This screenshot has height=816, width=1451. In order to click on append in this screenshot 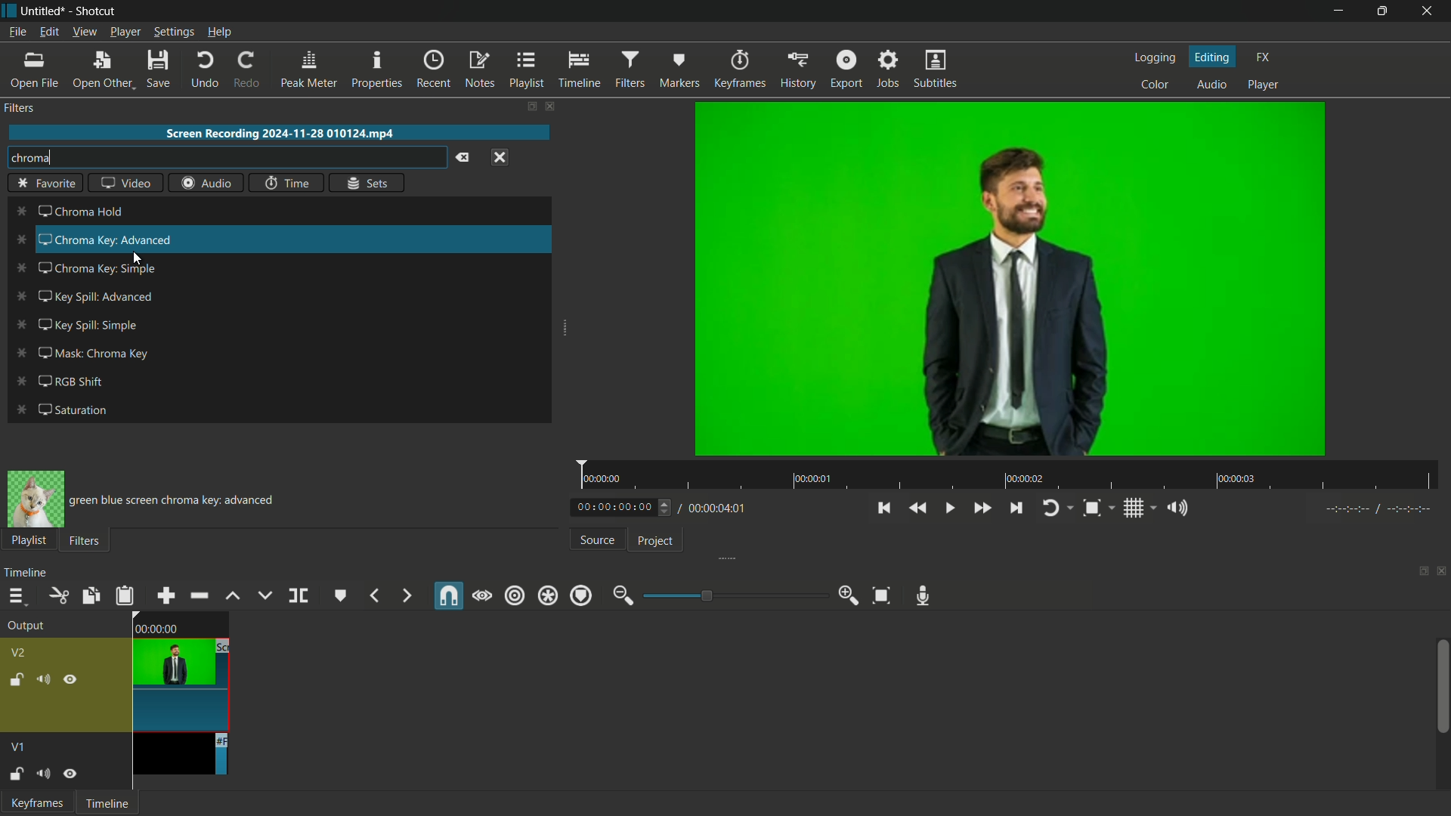, I will do `click(166, 595)`.